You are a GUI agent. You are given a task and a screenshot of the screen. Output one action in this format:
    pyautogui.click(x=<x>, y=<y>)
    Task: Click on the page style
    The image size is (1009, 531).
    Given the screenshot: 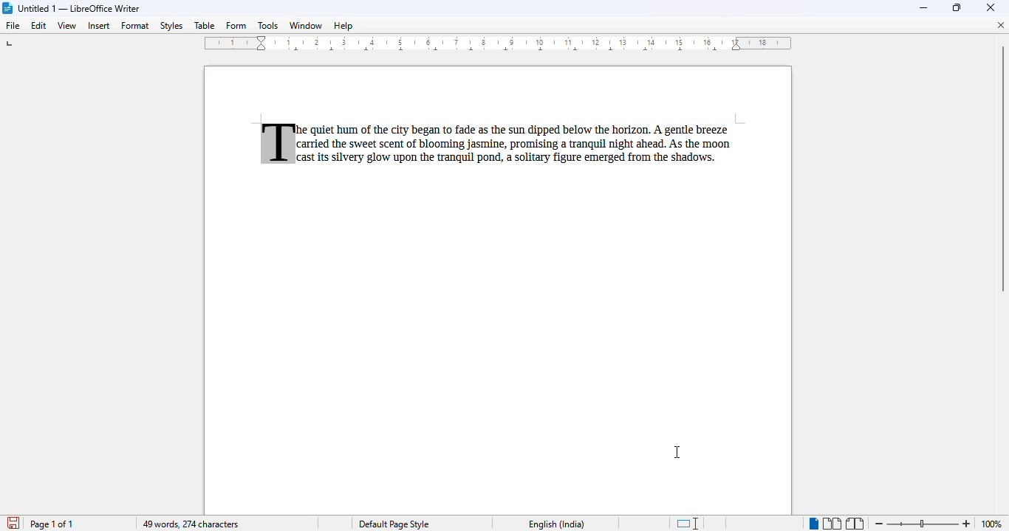 What is the action you would take?
    pyautogui.click(x=394, y=524)
    